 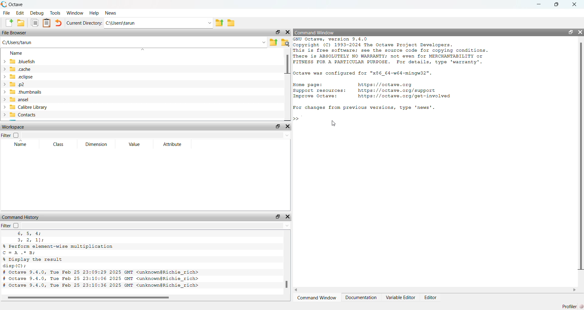 I want to click on Restore Down, so click(x=571, y=32).